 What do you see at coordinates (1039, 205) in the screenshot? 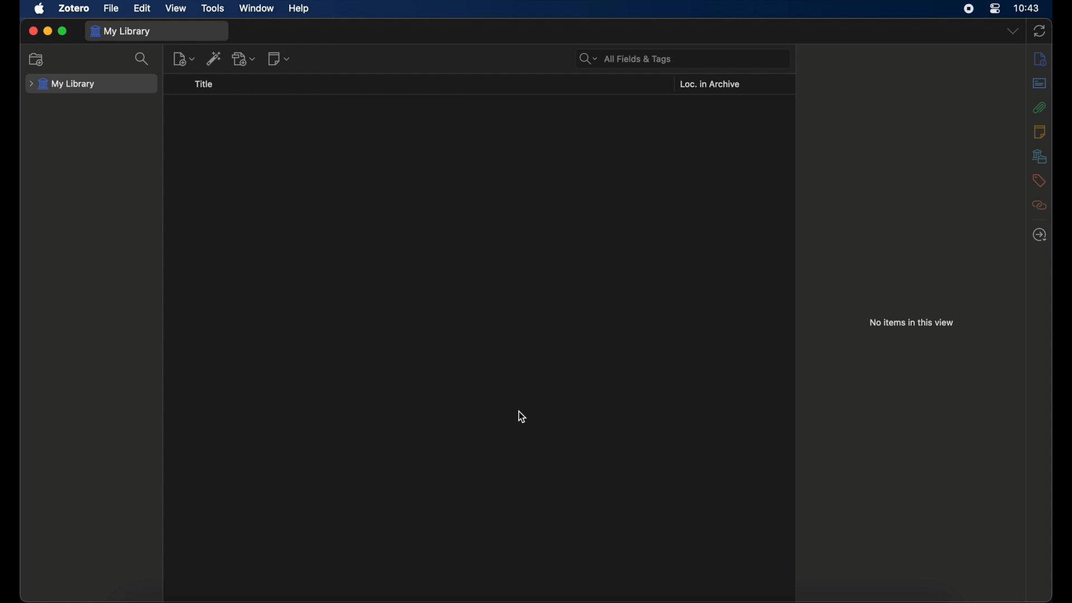
I see `related` at bounding box center [1039, 205].